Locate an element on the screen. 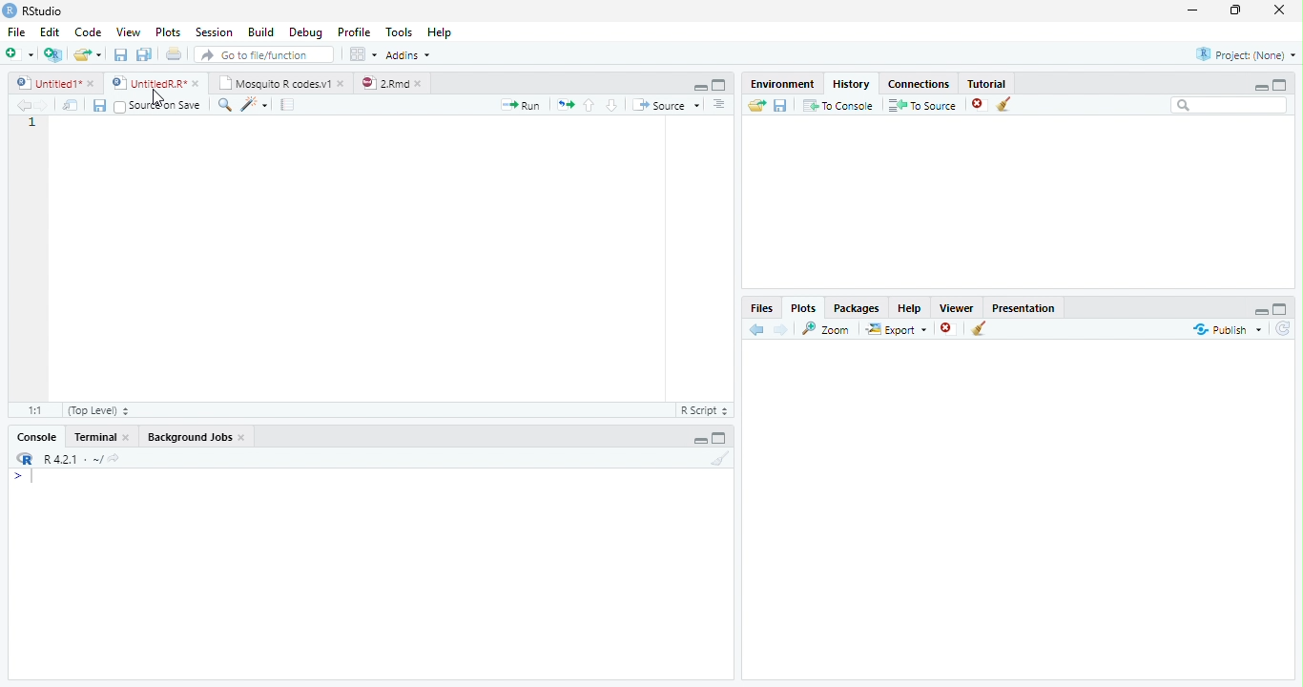 The image size is (1303, 687). Edit is located at coordinates (51, 30).